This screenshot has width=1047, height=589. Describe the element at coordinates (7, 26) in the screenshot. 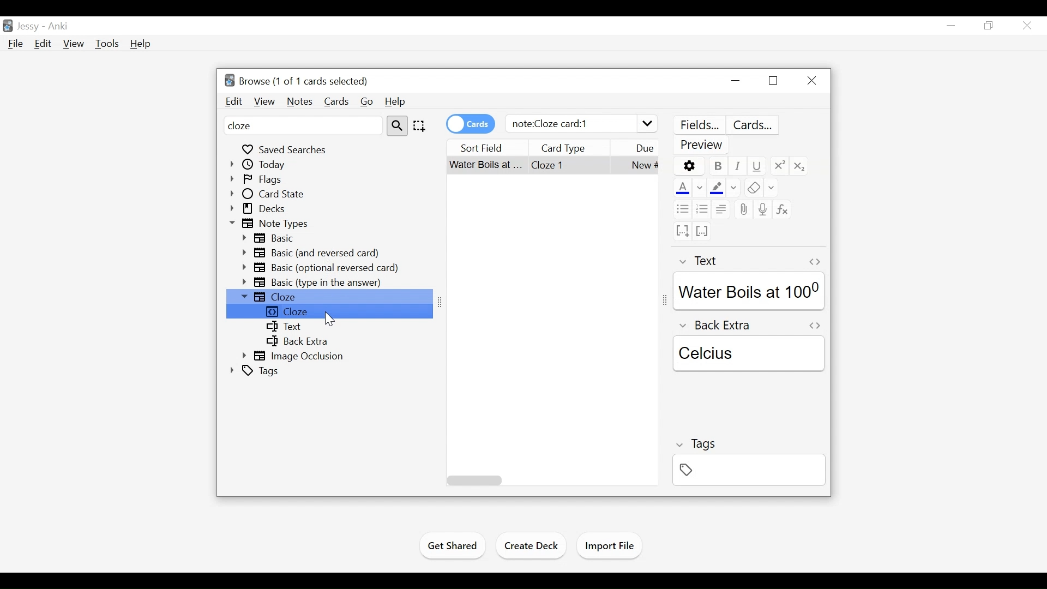

I see `Anki Desktop icon` at that location.